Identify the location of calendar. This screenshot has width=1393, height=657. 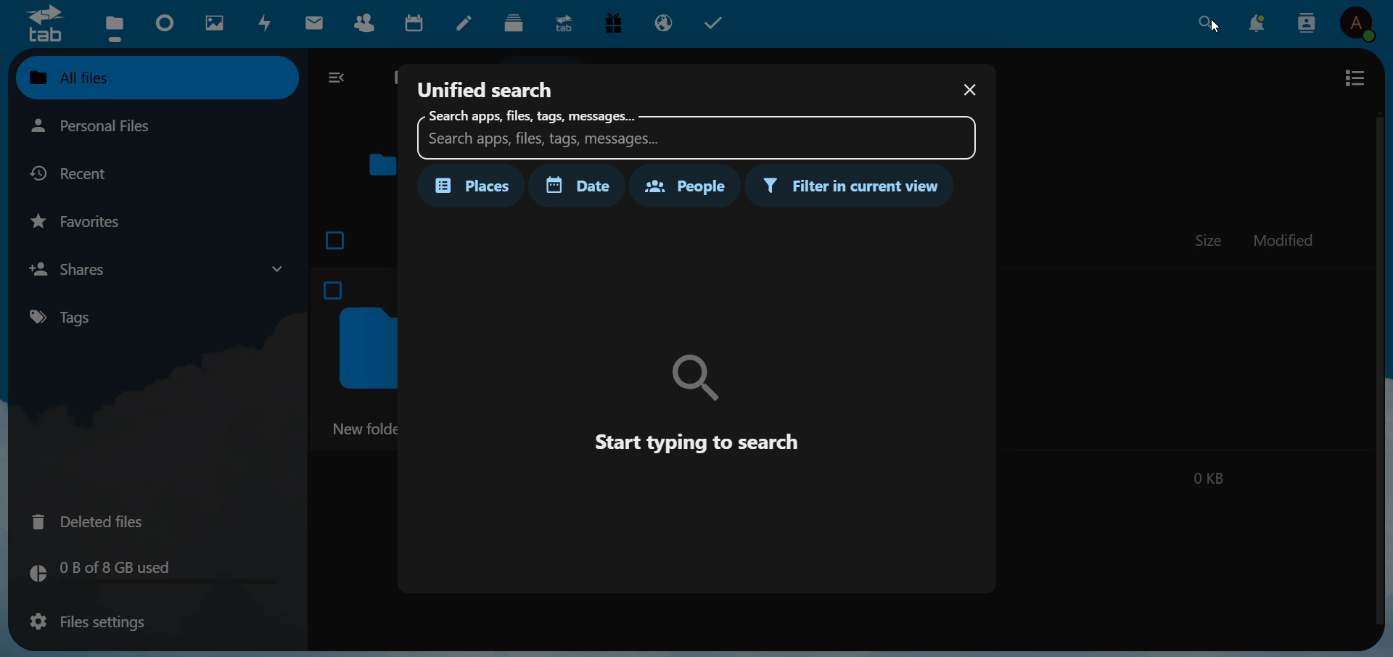
(418, 25).